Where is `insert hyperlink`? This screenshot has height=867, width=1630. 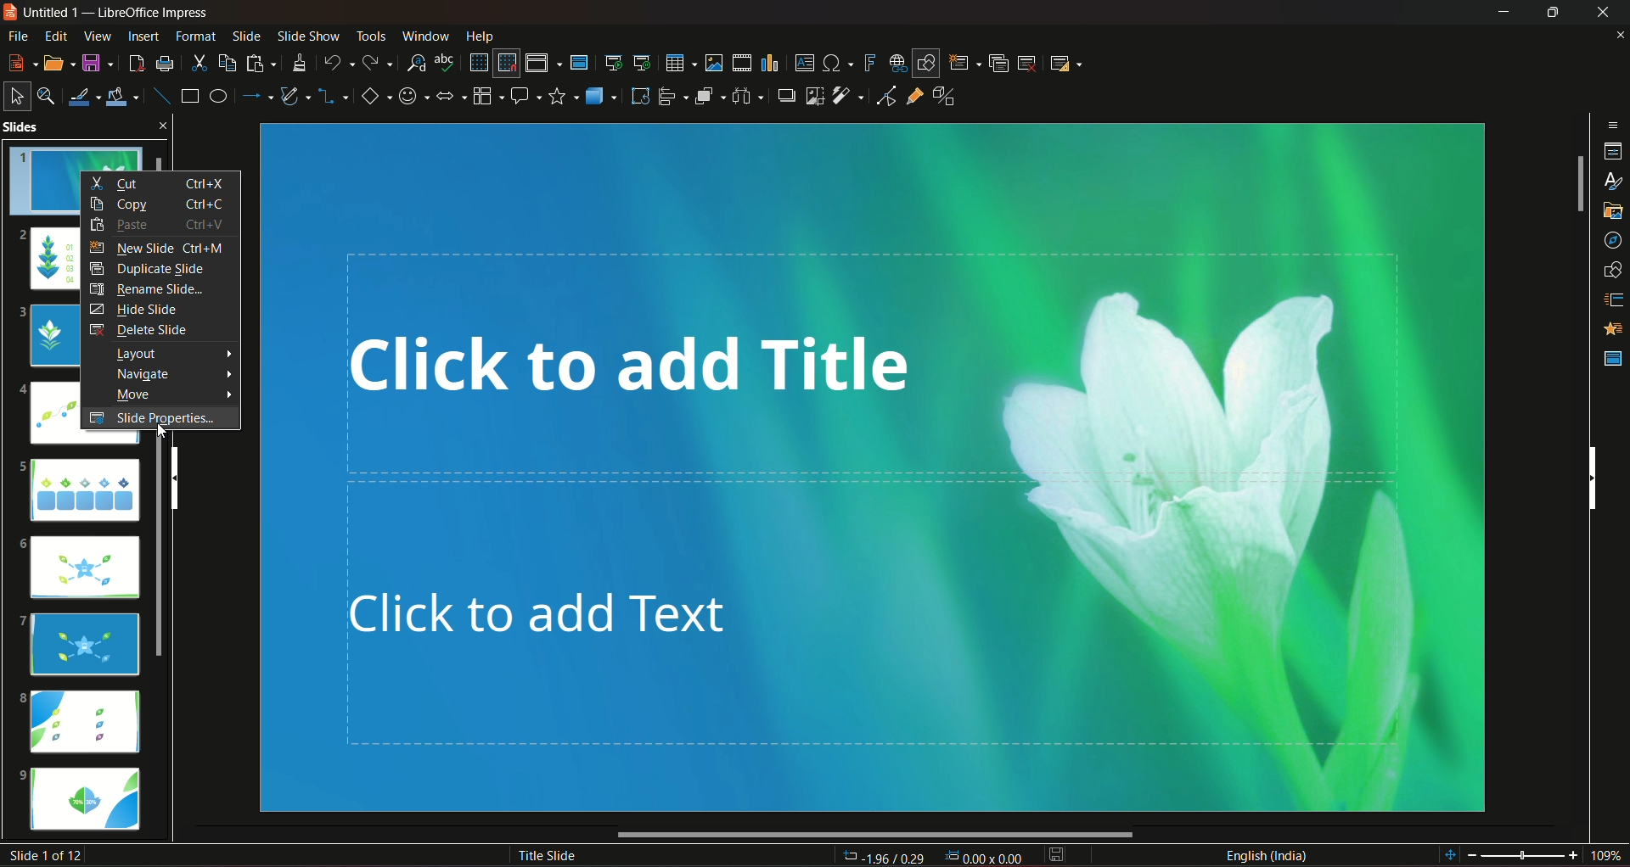
insert hyperlink is located at coordinates (894, 62).